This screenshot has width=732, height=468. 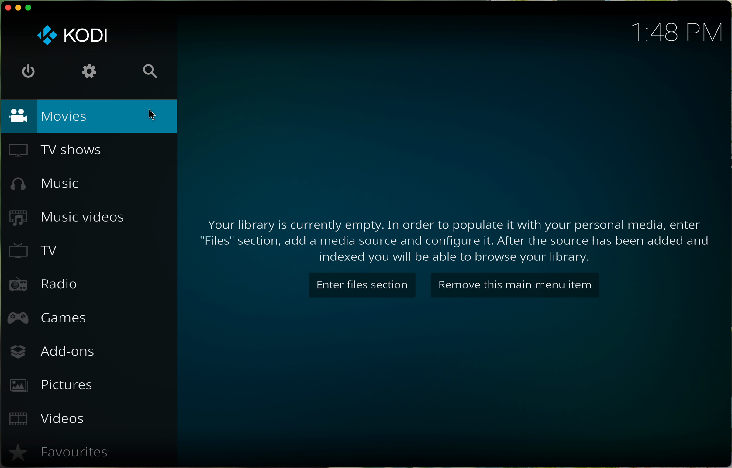 What do you see at coordinates (67, 387) in the screenshot?
I see `pictures` at bounding box center [67, 387].